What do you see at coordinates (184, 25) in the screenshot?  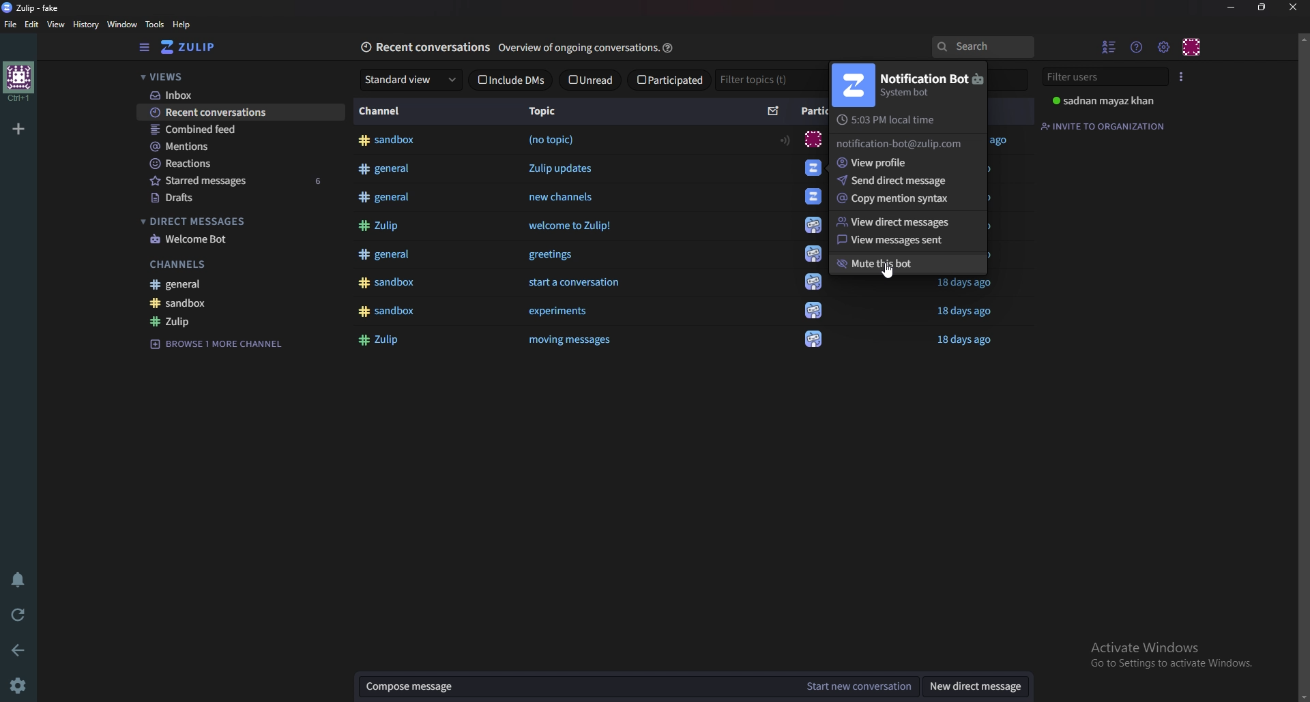 I see `Help` at bounding box center [184, 25].